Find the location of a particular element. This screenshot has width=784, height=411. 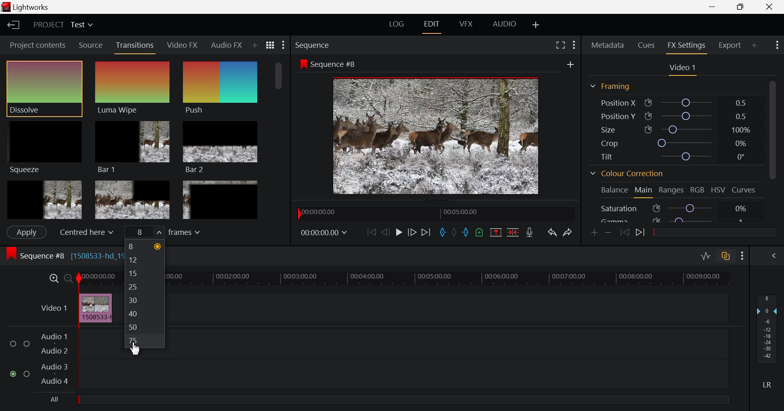

12 is located at coordinates (143, 260).